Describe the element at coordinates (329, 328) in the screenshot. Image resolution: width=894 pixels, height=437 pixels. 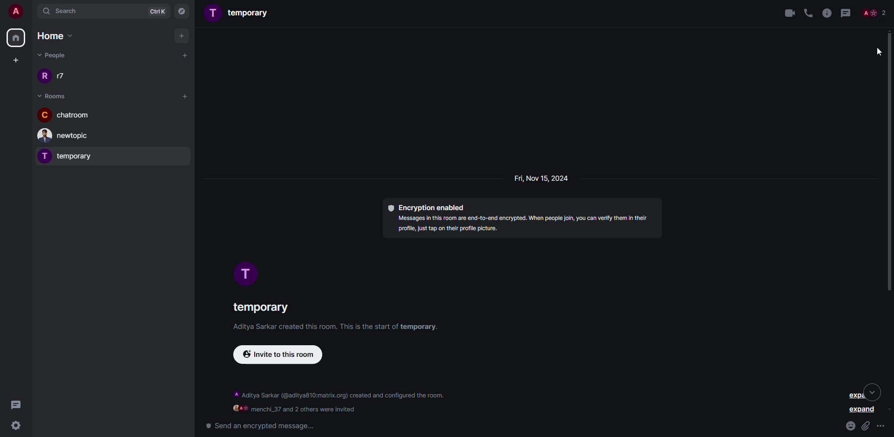
I see `Aditya sarkar created this room. this is the start of temporary.` at that location.